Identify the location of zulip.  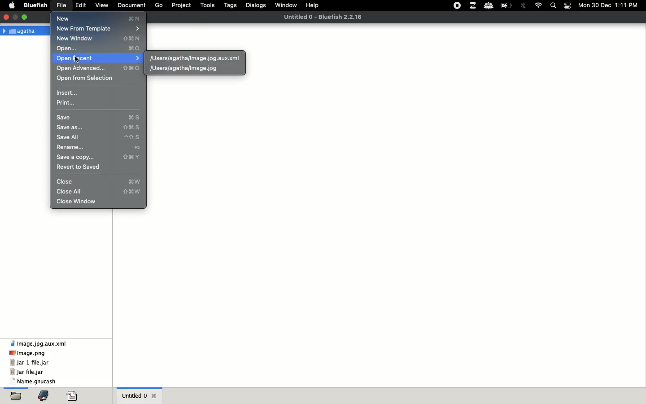
(474, 5).